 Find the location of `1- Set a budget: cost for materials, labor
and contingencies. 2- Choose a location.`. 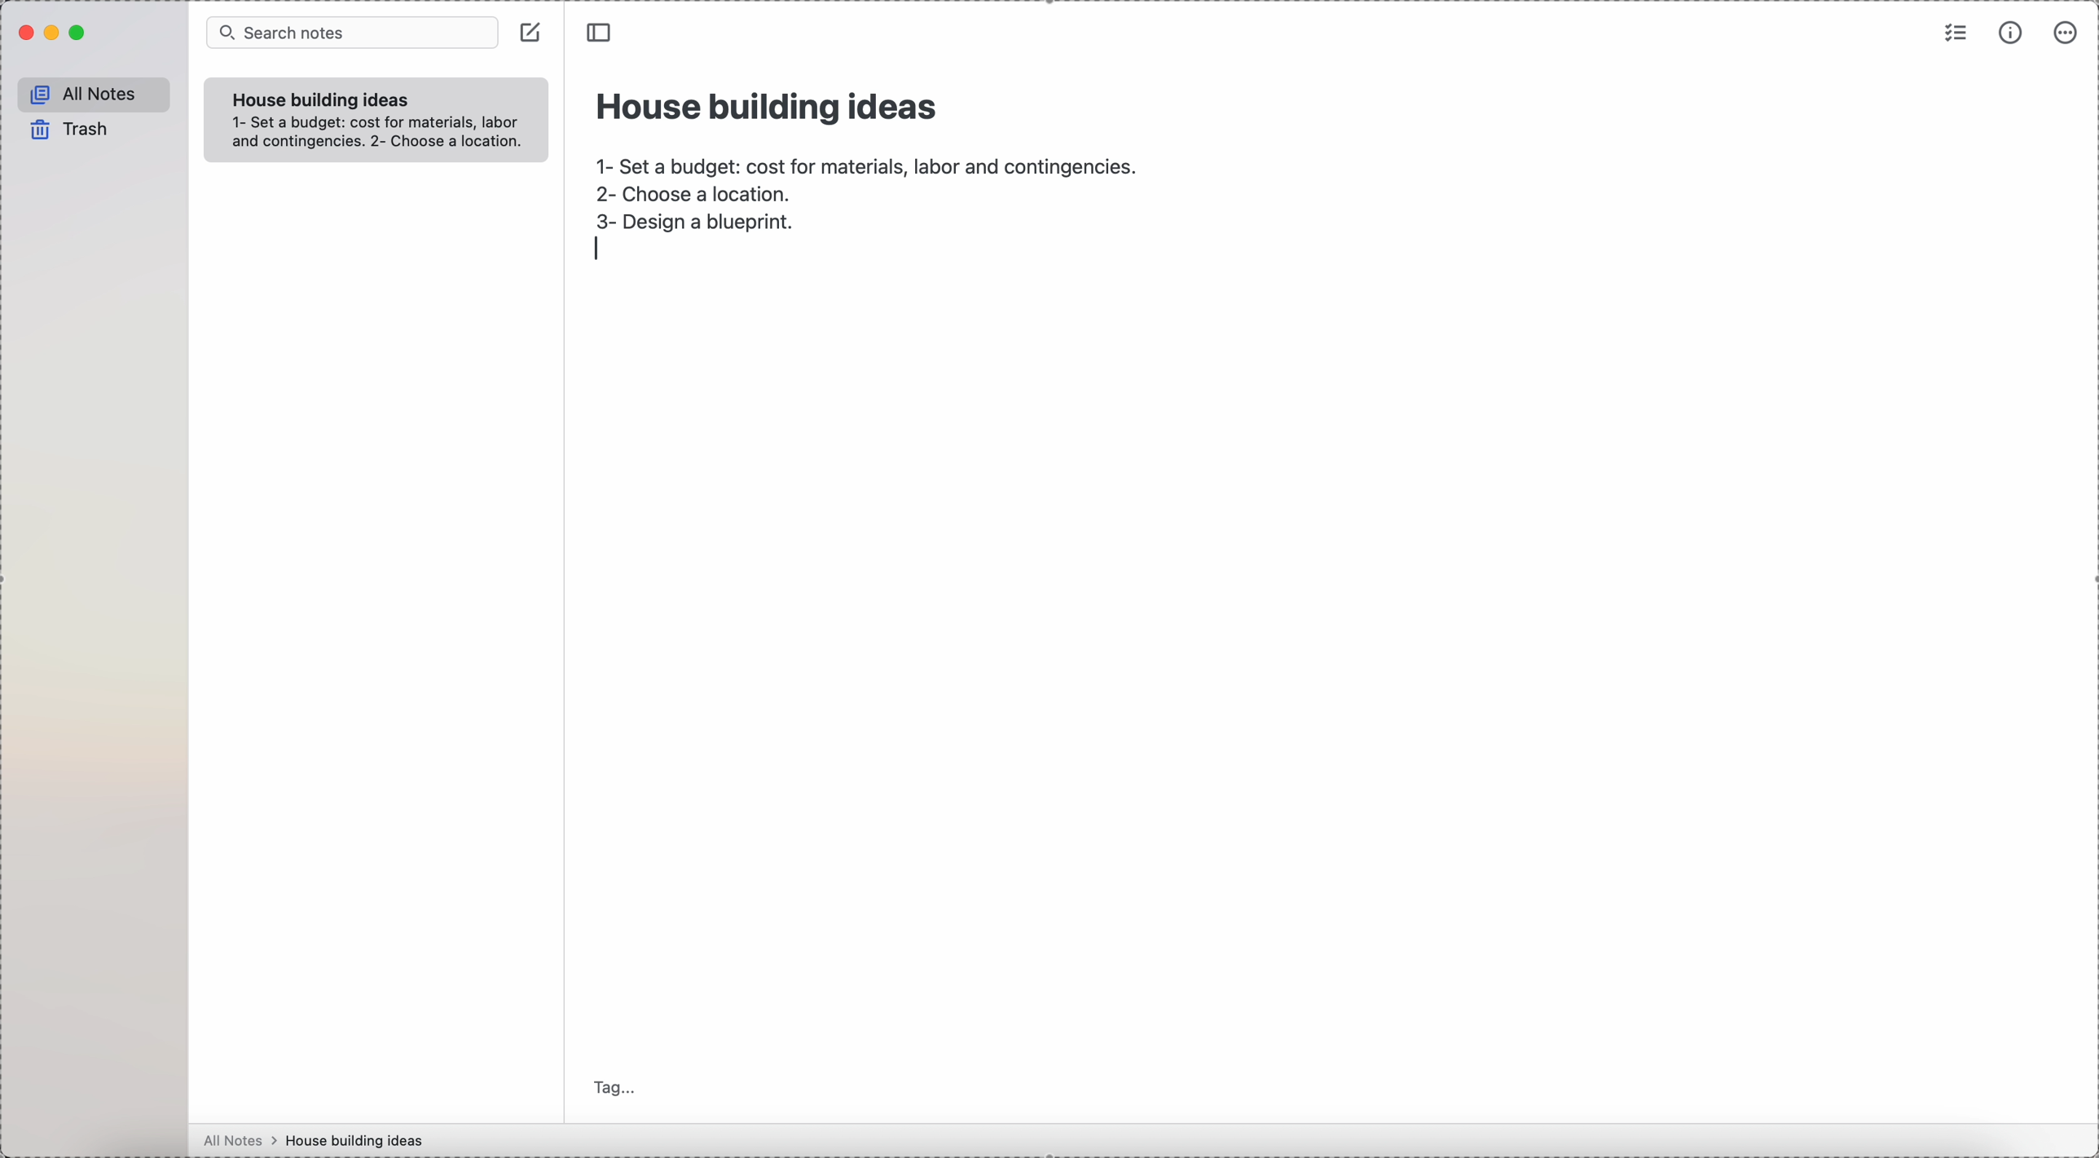

1- Set a budget: cost for materials, labor
and contingencies. 2- Choose a location. is located at coordinates (379, 136).